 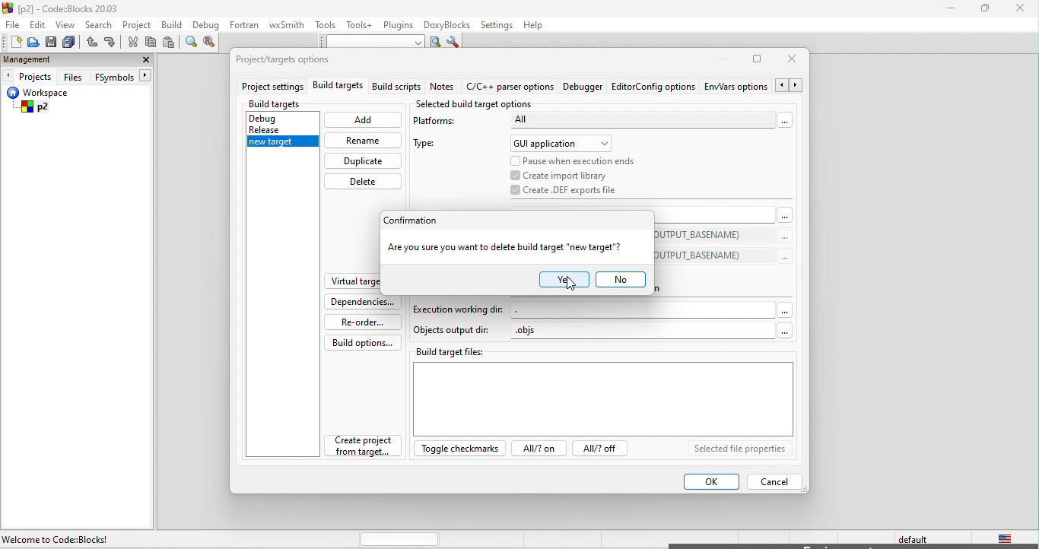 What do you see at coordinates (151, 43) in the screenshot?
I see `copy` at bounding box center [151, 43].